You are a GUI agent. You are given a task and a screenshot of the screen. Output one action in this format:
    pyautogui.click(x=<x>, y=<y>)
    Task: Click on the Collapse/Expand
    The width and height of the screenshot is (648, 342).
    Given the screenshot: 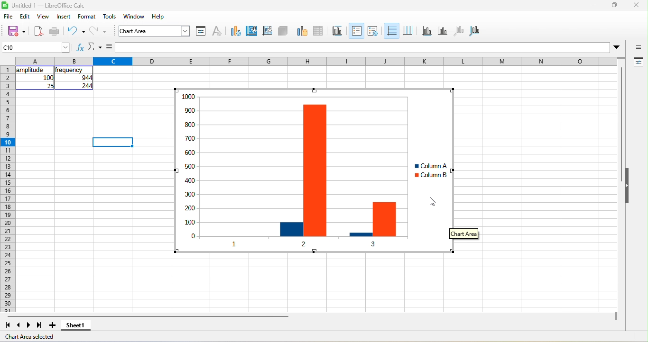 What is the action you would take?
    pyautogui.click(x=627, y=185)
    